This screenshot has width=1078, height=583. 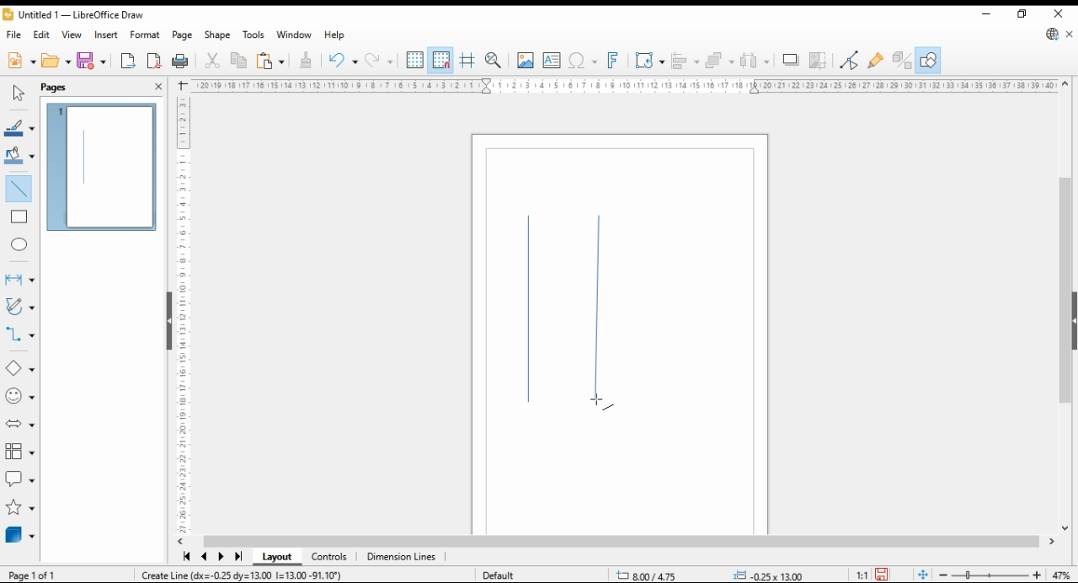 I want to click on libreoffice update, so click(x=1051, y=35).